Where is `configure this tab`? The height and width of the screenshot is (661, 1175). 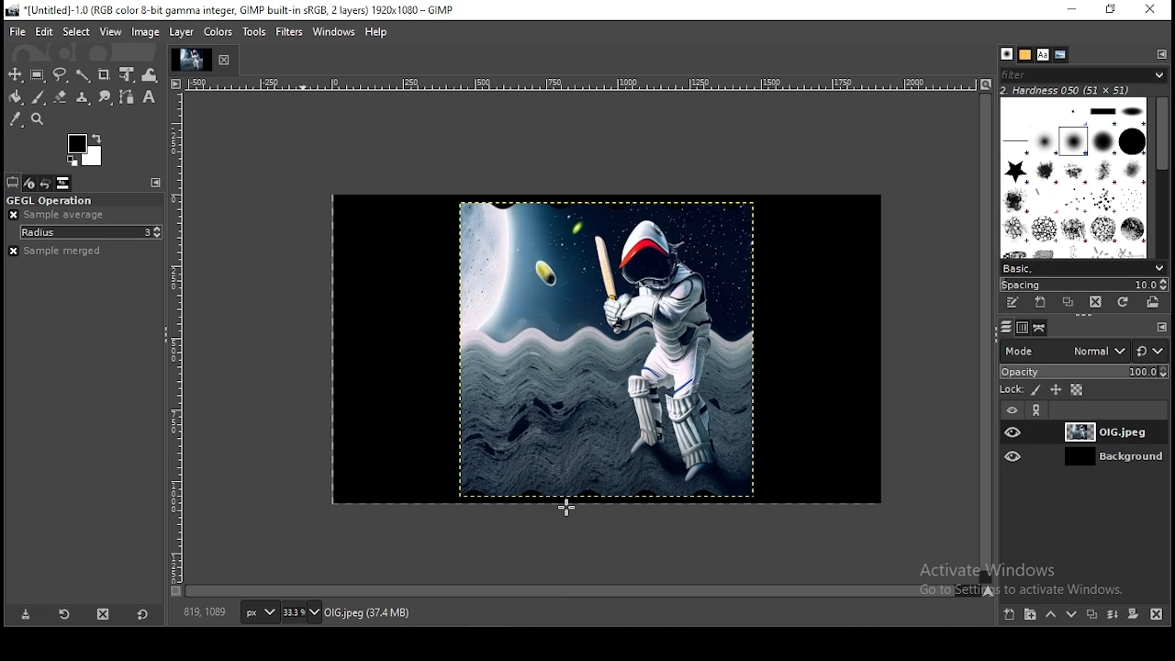
configure this tab is located at coordinates (156, 183).